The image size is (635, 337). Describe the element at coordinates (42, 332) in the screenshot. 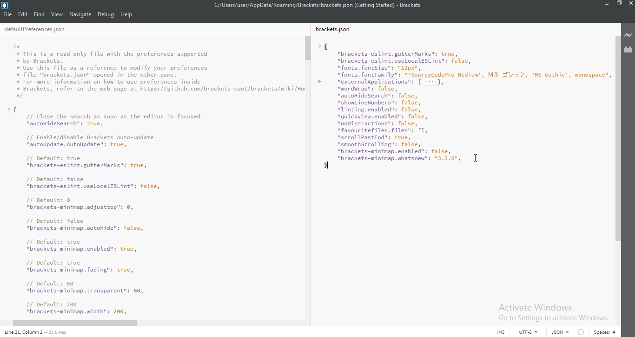

I see `Line 21, column 2 - 21 lines` at that location.